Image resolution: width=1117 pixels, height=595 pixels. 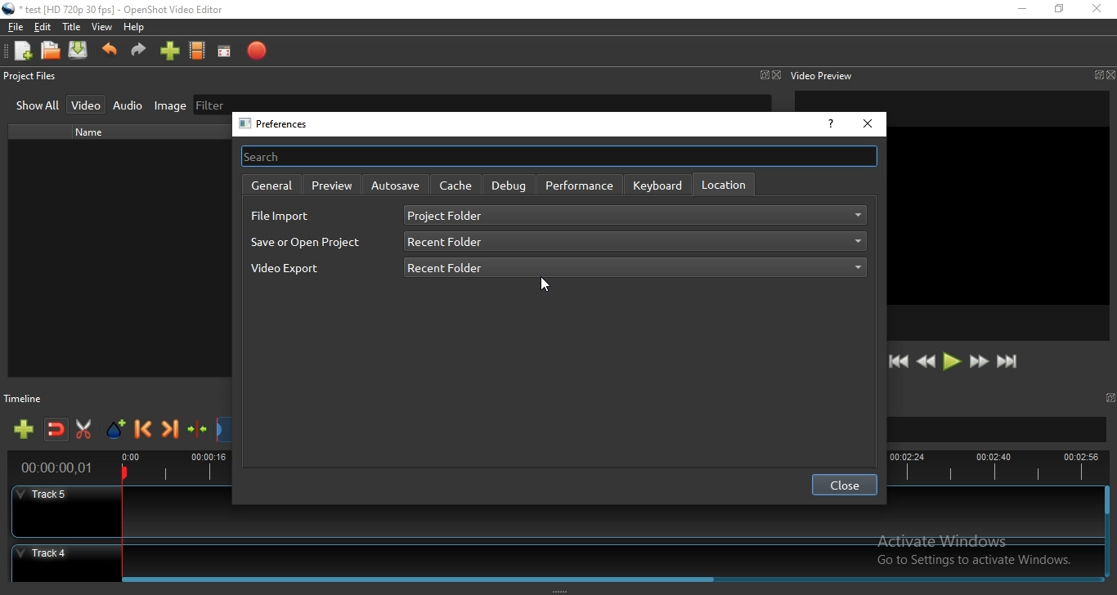 I want to click on Jump to start, so click(x=899, y=362).